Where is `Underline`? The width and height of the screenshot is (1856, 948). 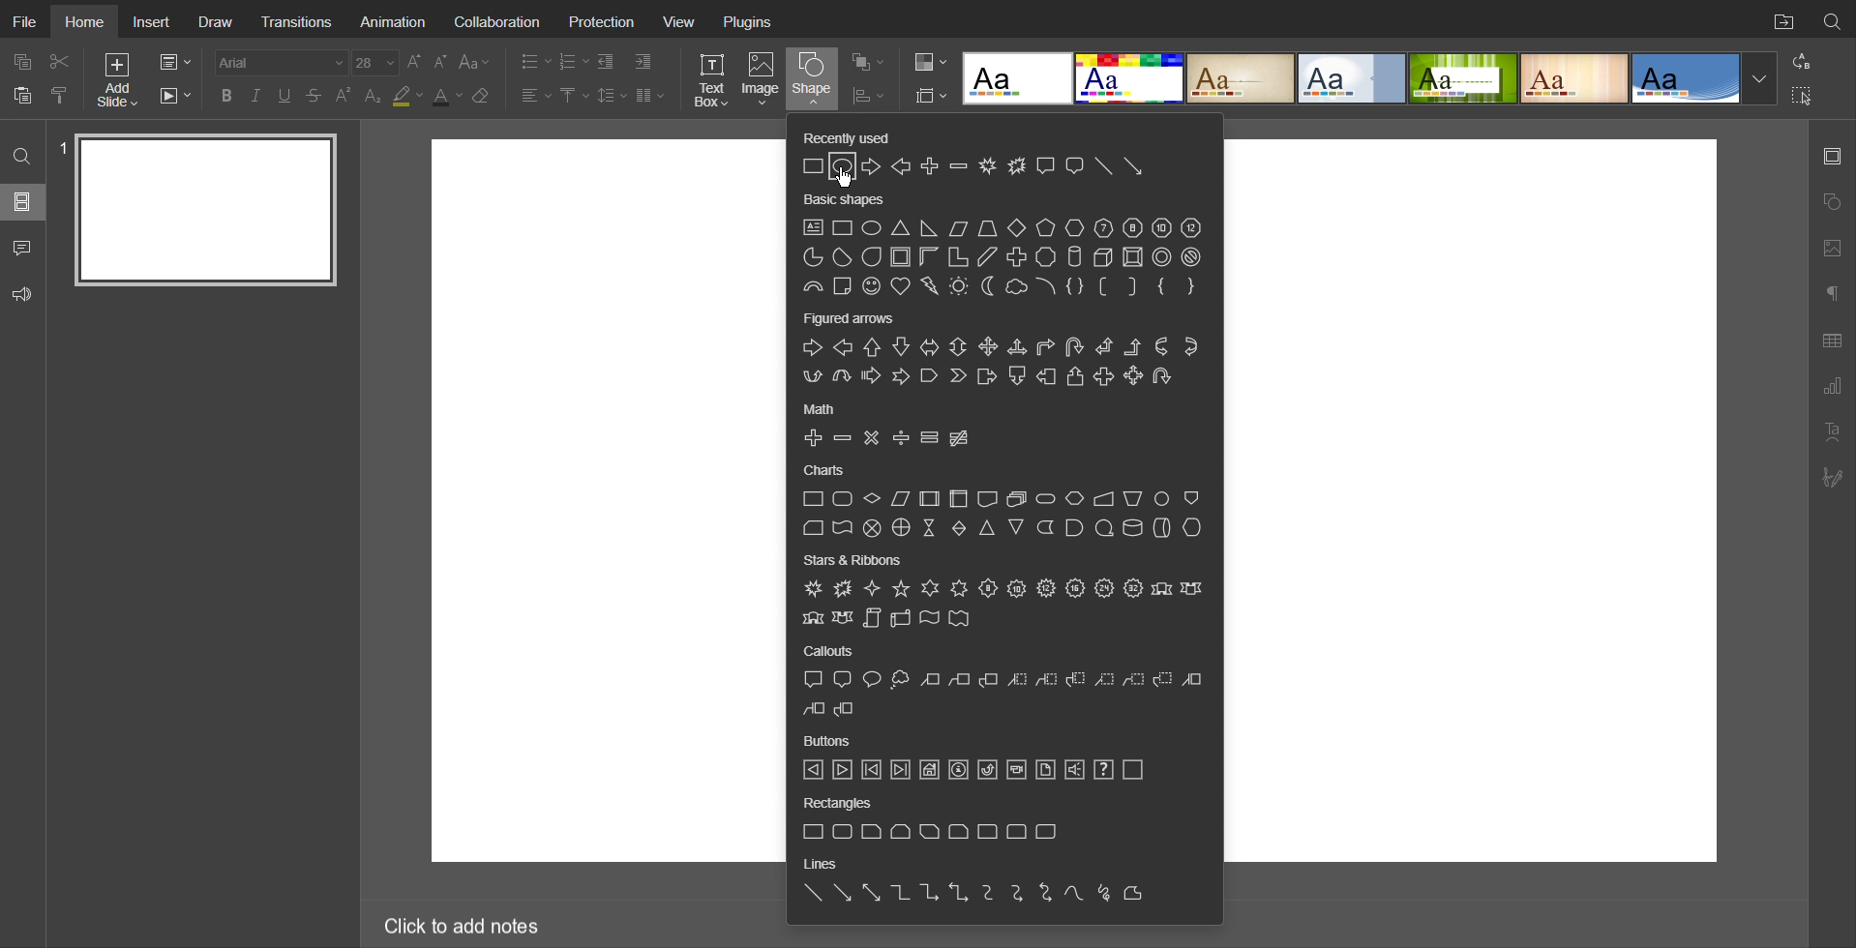 Underline is located at coordinates (286, 96).